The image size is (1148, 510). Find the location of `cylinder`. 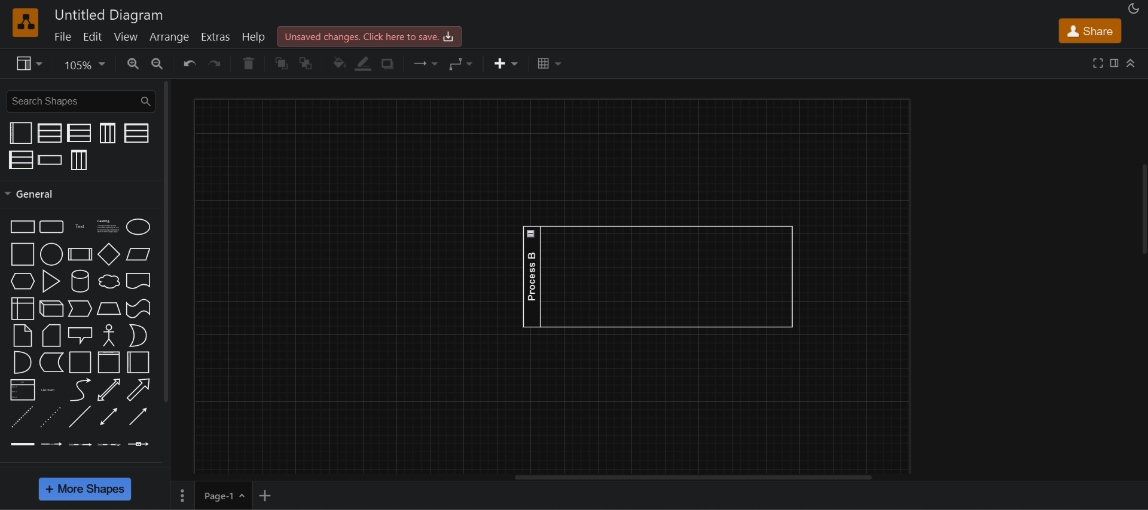

cylinder is located at coordinates (78, 281).